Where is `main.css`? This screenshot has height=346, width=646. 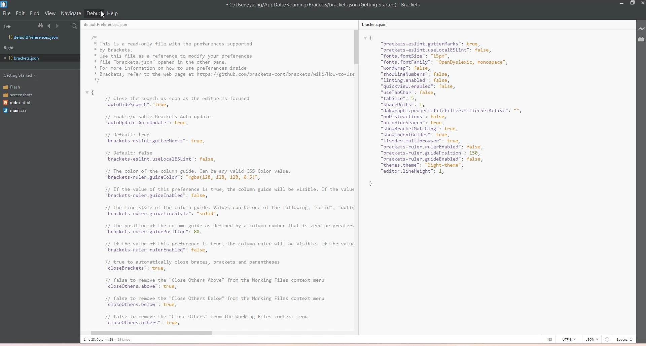
main.css is located at coordinates (16, 111).